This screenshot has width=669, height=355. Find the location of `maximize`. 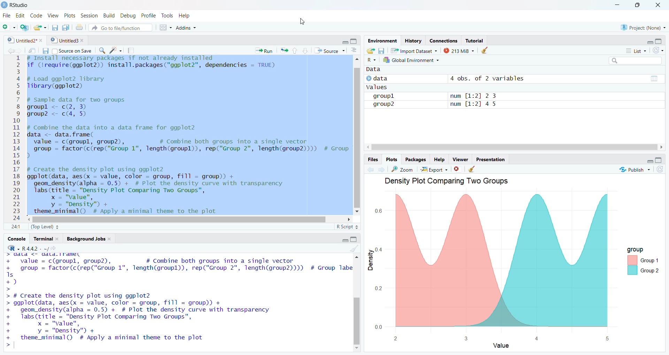

maximize is located at coordinates (638, 5).